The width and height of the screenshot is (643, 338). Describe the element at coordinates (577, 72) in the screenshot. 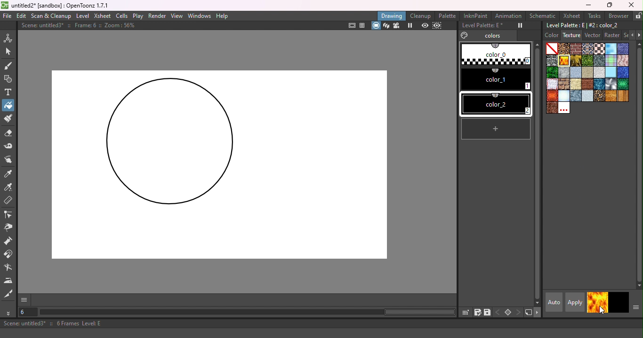

I see `paper 1.bmp` at that location.